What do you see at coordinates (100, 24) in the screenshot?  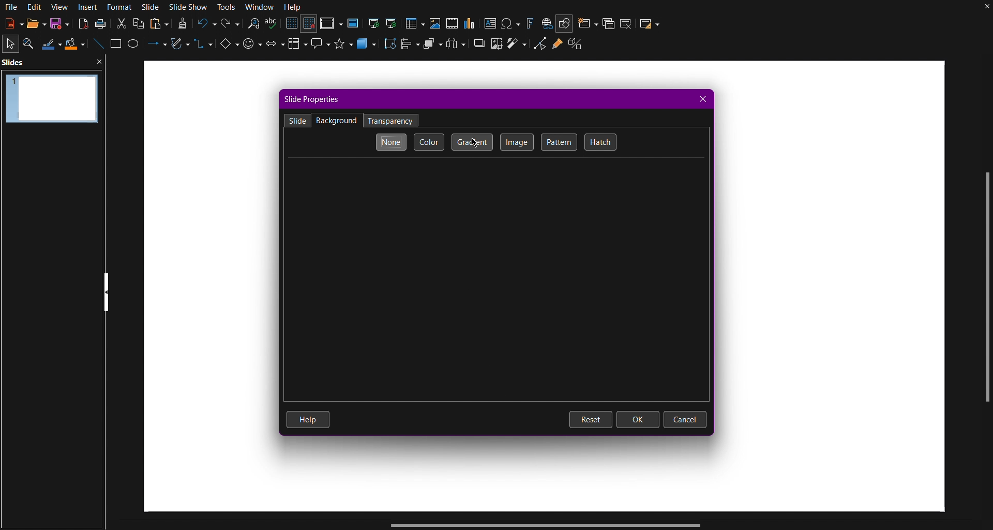 I see `Print` at bounding box center [100, 24].